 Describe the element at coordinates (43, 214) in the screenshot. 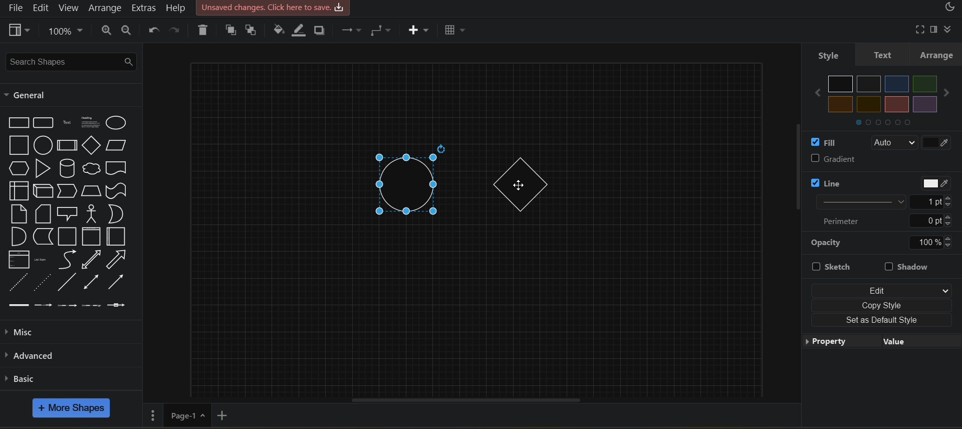

I see `Card` at that location.